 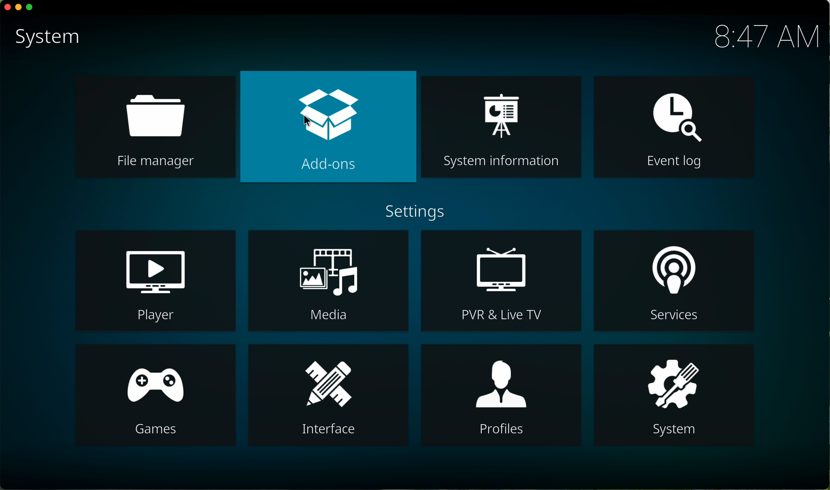 What do you see at coordinates (30, 8) in the screenshot?
I see `maximize program` at bounding box center [30, 8].